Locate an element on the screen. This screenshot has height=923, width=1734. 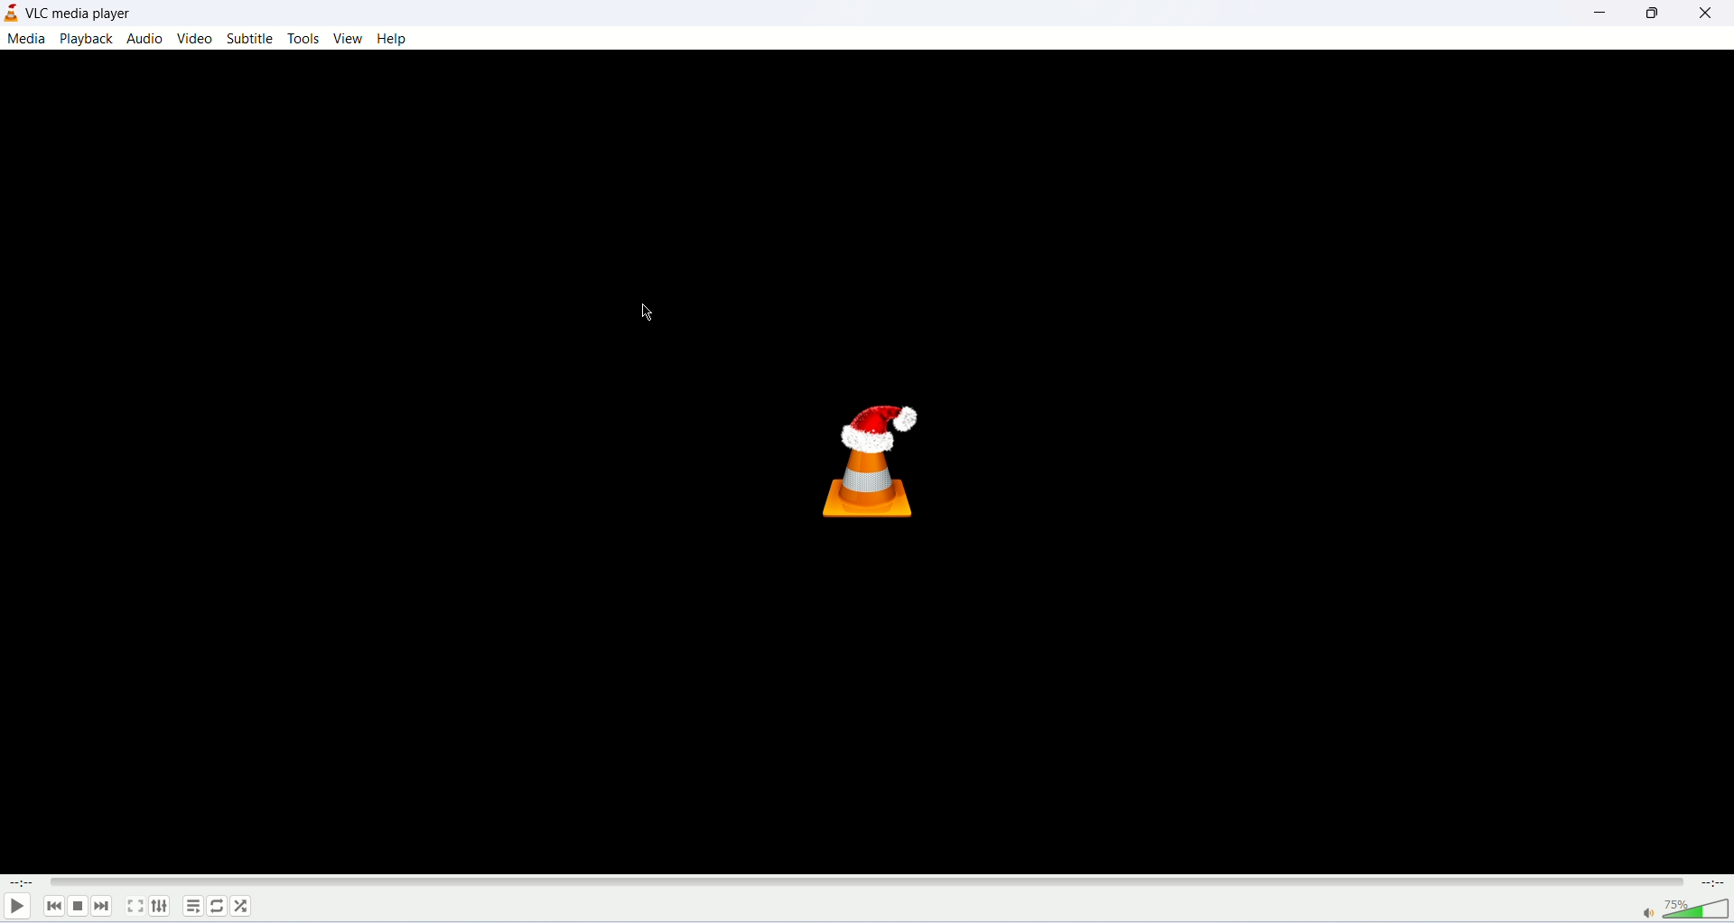
progress bar is located at coordinates (868, 883).